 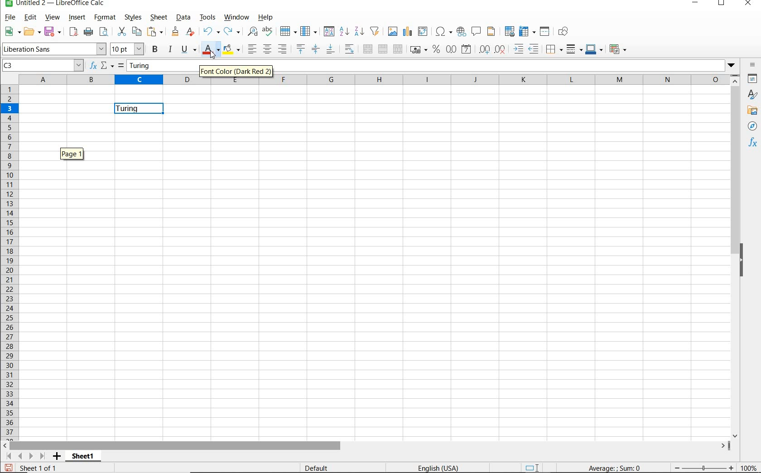 I want to click on FILE, so click(x=10, y=18).